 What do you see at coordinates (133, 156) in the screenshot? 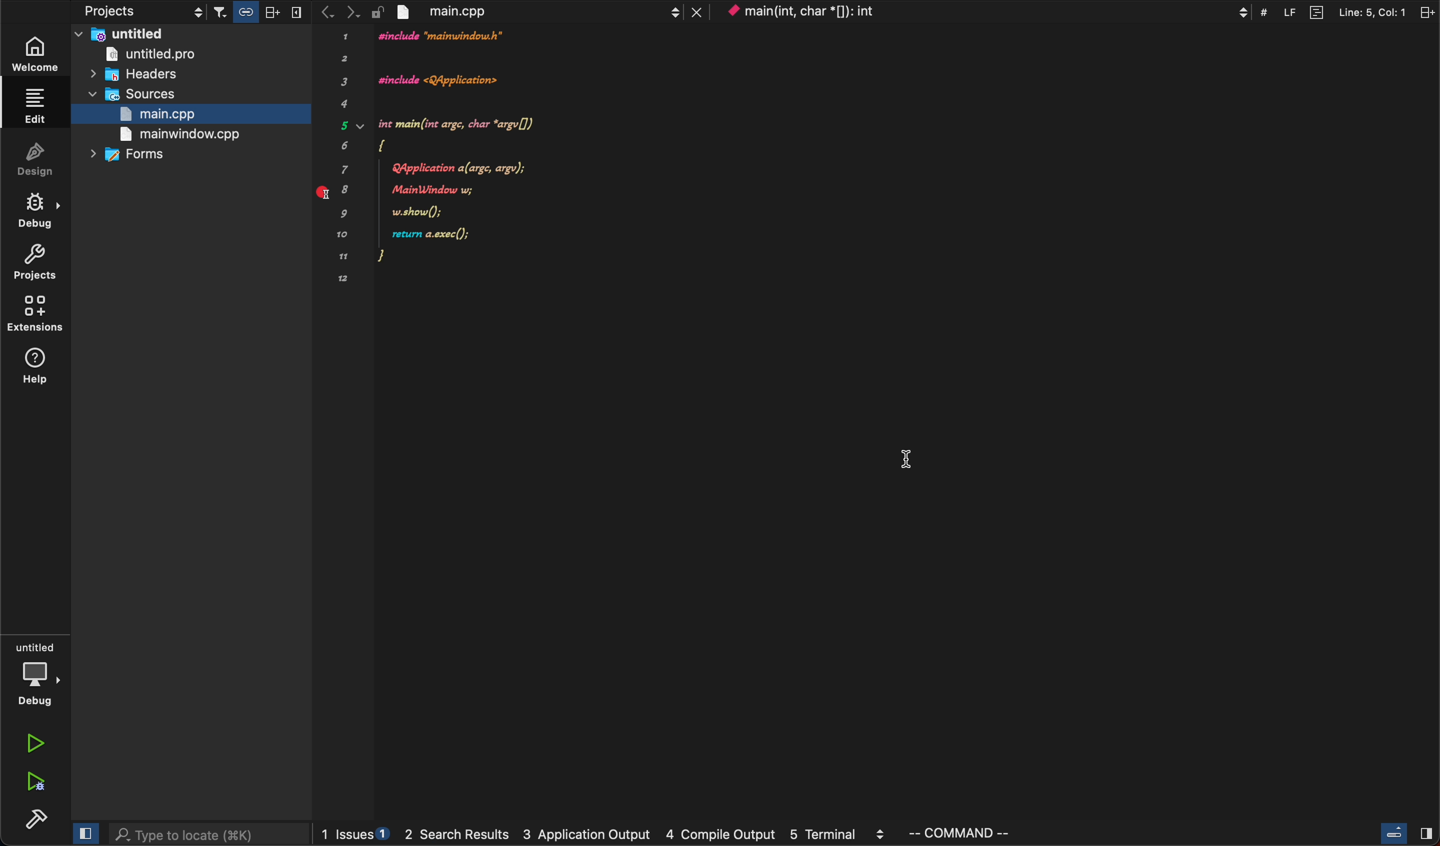
I see `forms` at bounding box center [133, 156].